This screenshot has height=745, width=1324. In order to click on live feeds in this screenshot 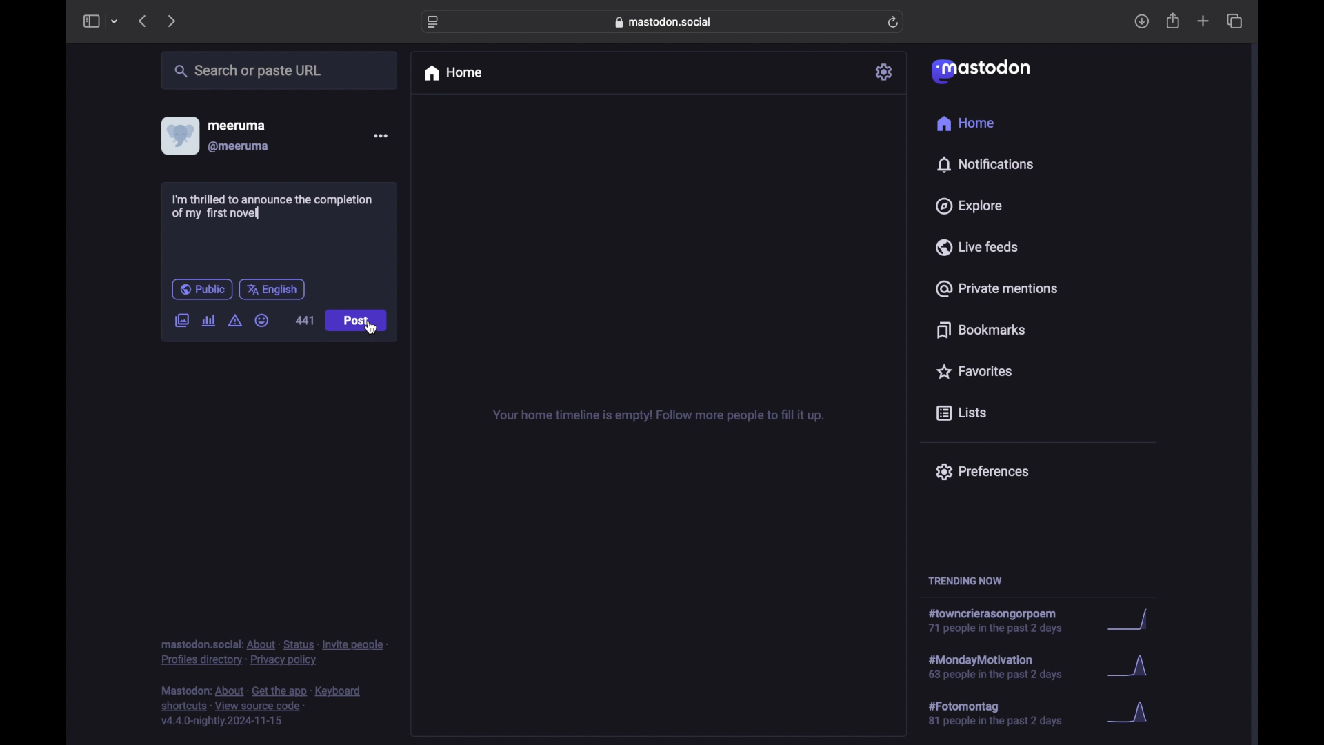, I will do `click(976, 246)`.